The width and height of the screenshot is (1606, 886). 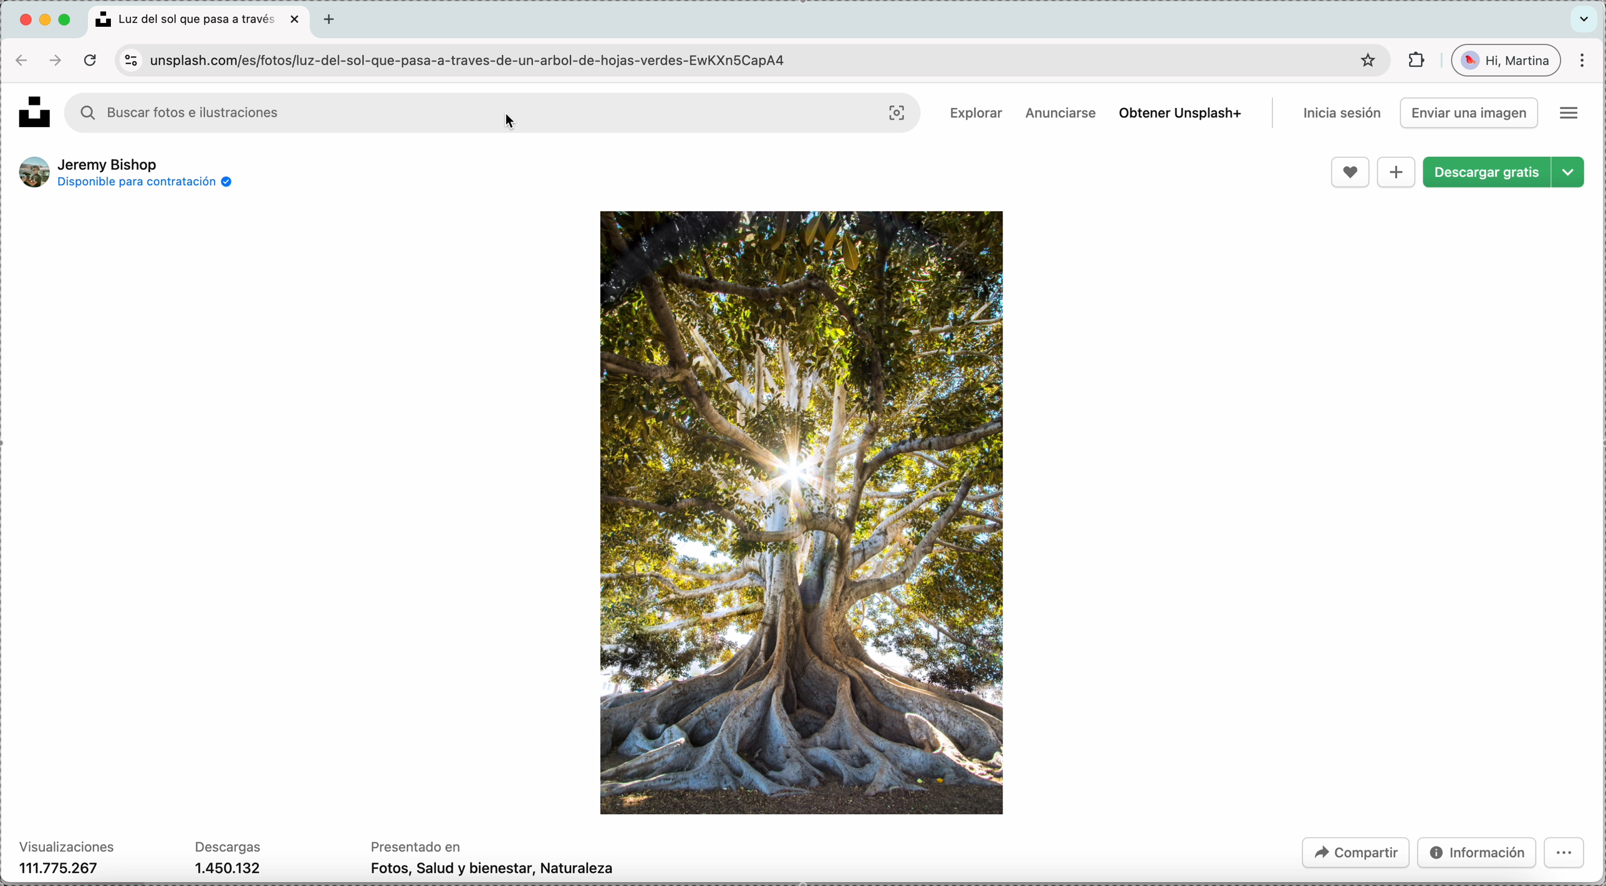 I want to click on Presentado en
Fotos, Salud y bienestar, Naturaleza, so click(x=494, y=860).